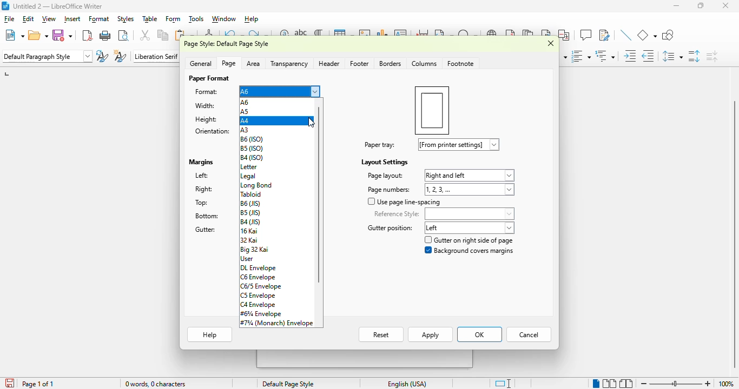 The width and height of the screenshot is (739, 389). I want to click on copy, so click(163, 35).